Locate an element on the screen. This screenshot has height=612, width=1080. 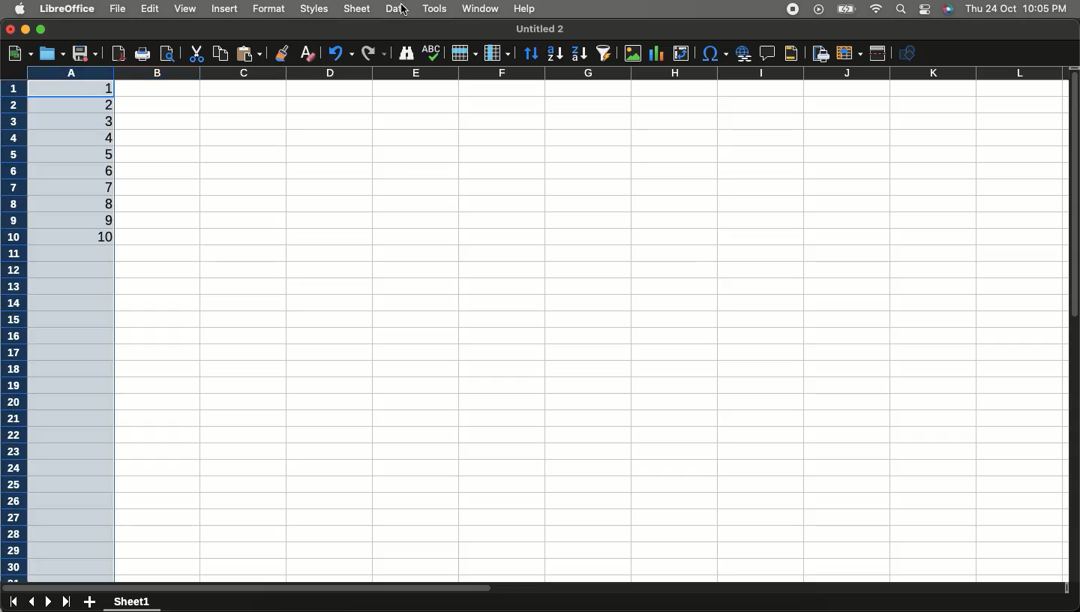
Internet is located at coordinates (876, 10).